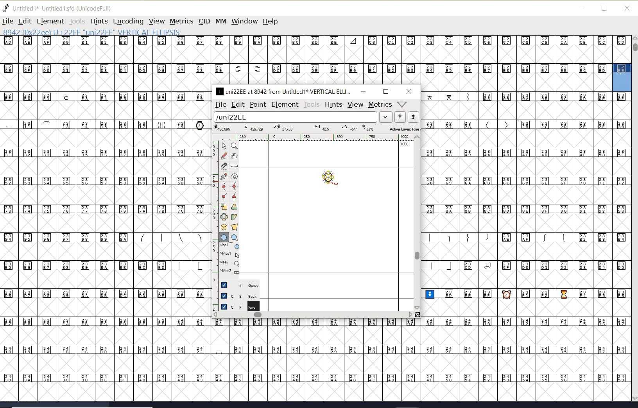 This screenshot has height=408, width=638. Describe the element at coordinates (25, 21) in the screenshot. I see `EDIT` at that location.